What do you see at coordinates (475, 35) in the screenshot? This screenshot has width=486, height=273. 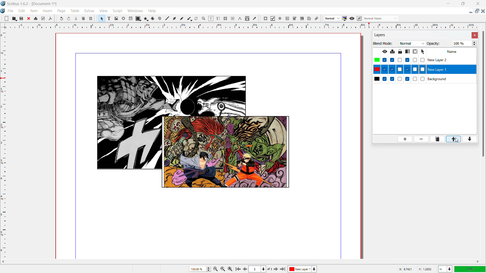 I see `close settings` at bounding box center [475, 35].